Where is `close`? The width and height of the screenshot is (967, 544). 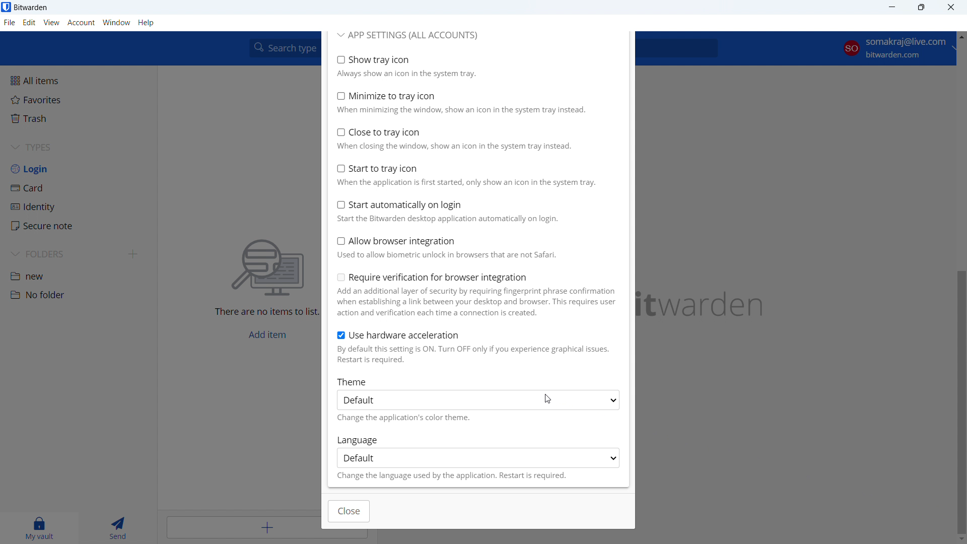 close is located at coordinates (350, 512).